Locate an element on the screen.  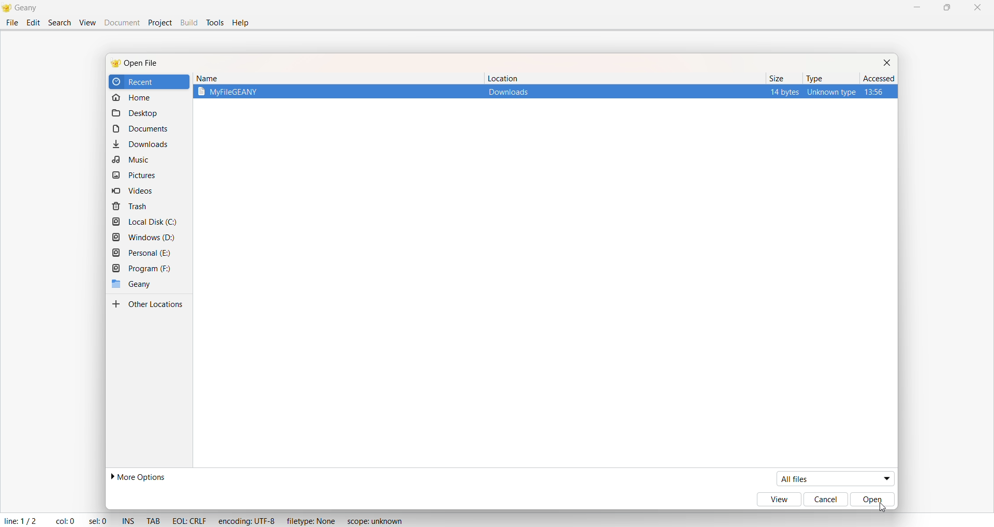
INS is located at coordinates (128, 521).